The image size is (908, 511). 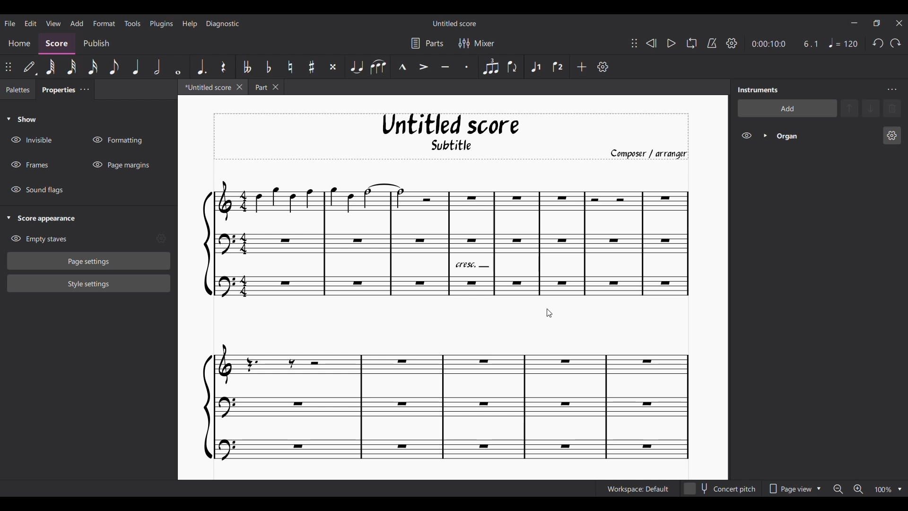 I want to click on Flip direction, so click(x=513, y=67).